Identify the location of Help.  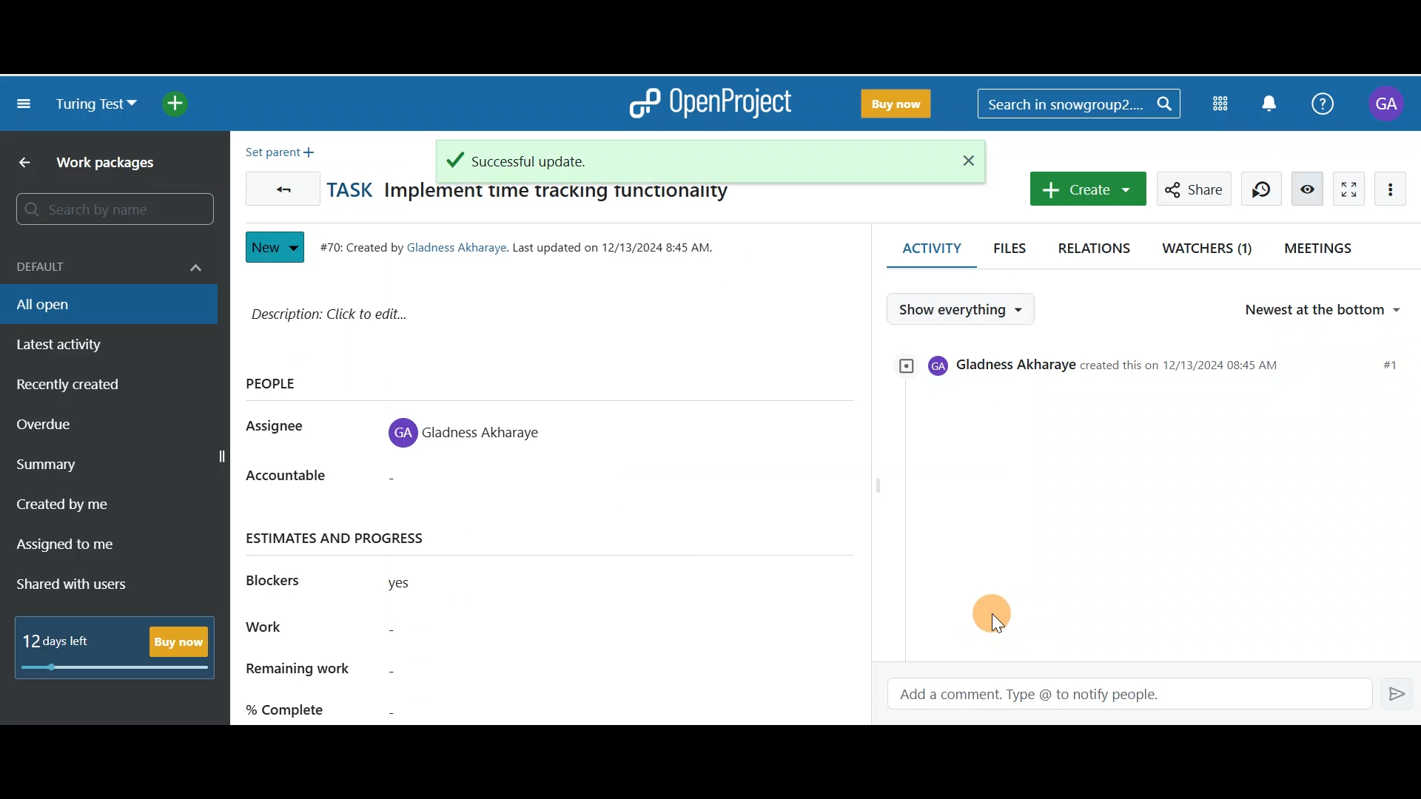
(1320, 101).